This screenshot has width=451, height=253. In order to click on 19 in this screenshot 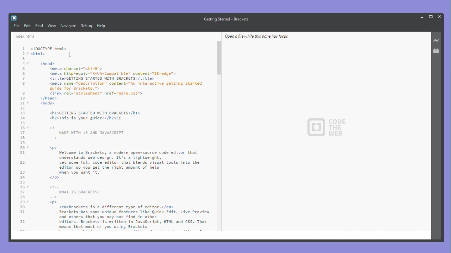, I will do `click(22, 143)`.